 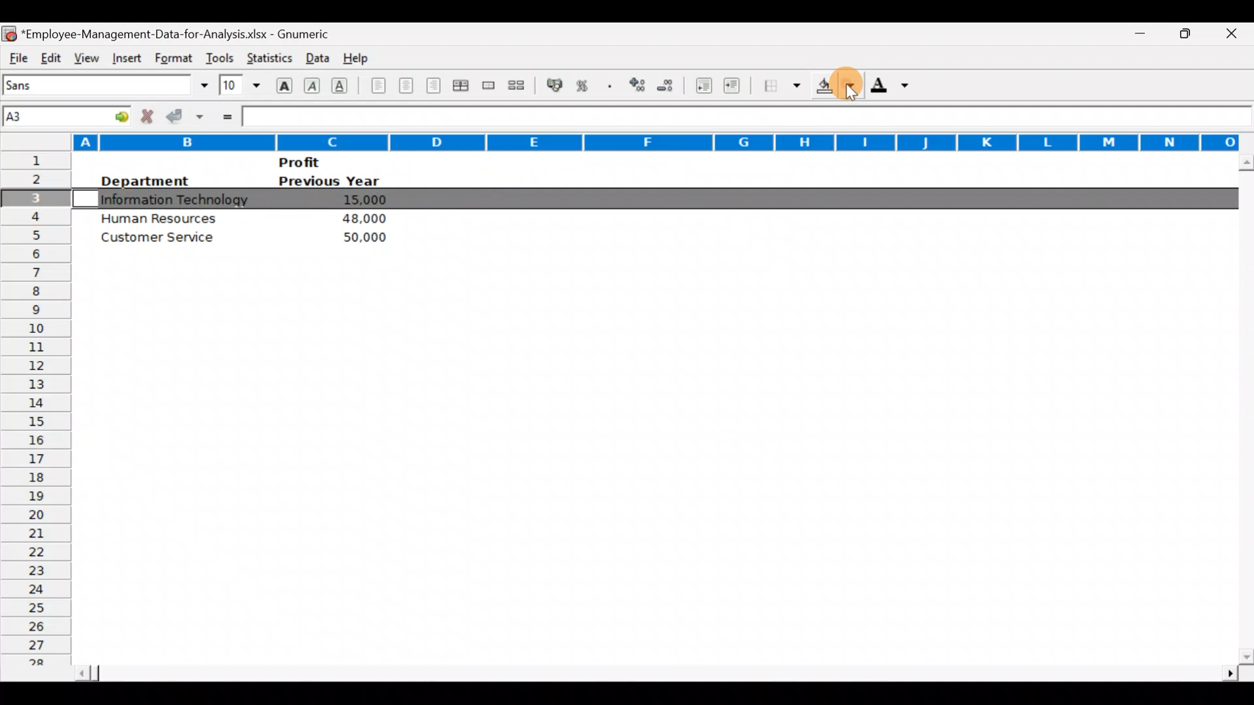 What do you see at coordinates (747, 117) in the screenshot?
I see `Formula bar` at bounding box center [747, 117].